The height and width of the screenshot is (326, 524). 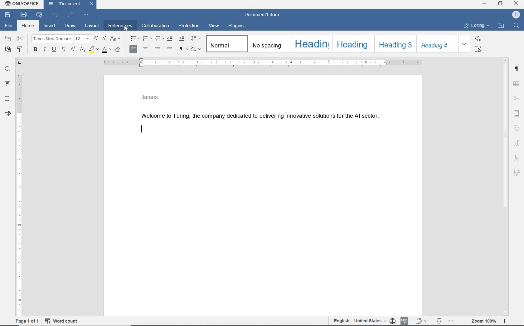 What do you see at coordinates (134, 38) in the screenshot?
I see `bullets` at bounding box center [134, 38].